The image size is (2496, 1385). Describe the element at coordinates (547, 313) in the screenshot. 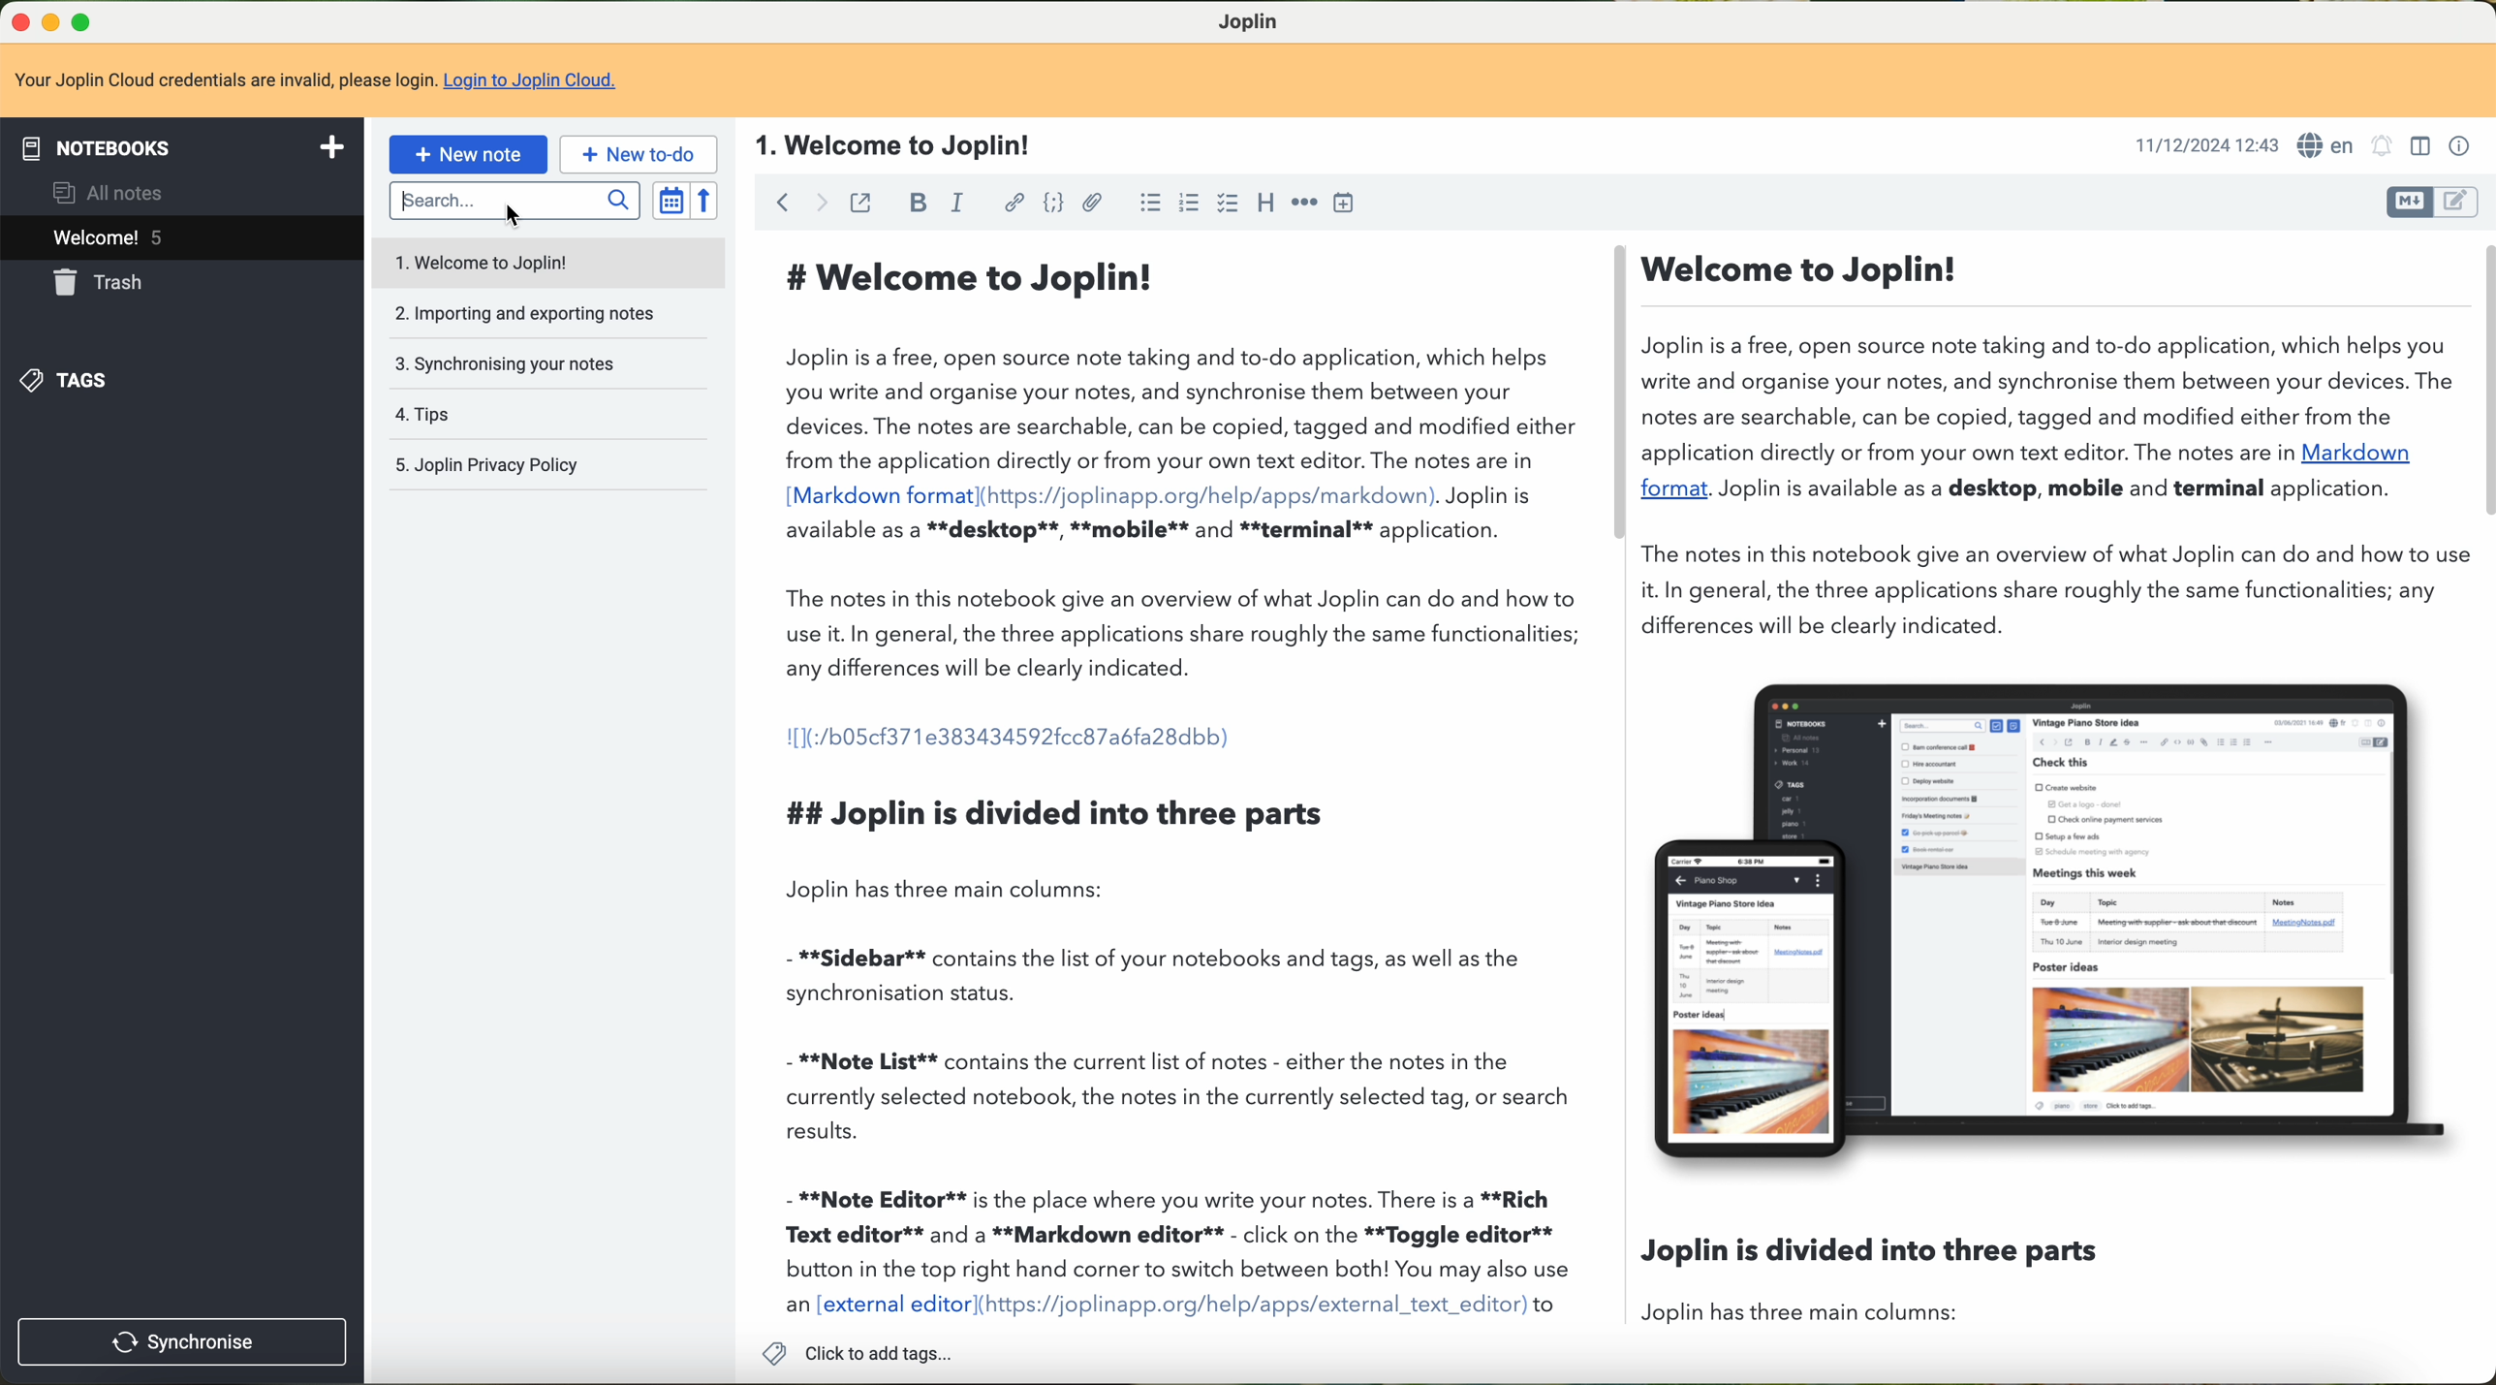

I see `importing and exporting notes` at that location.